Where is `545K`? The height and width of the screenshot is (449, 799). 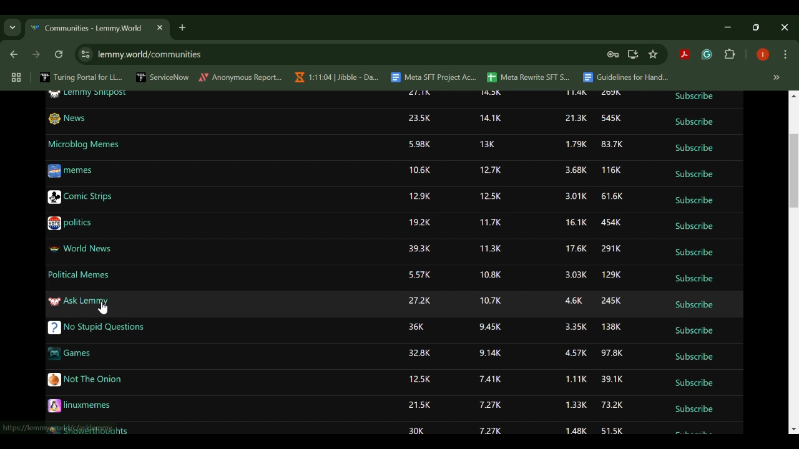 545K is located at coordinates (612, 118).